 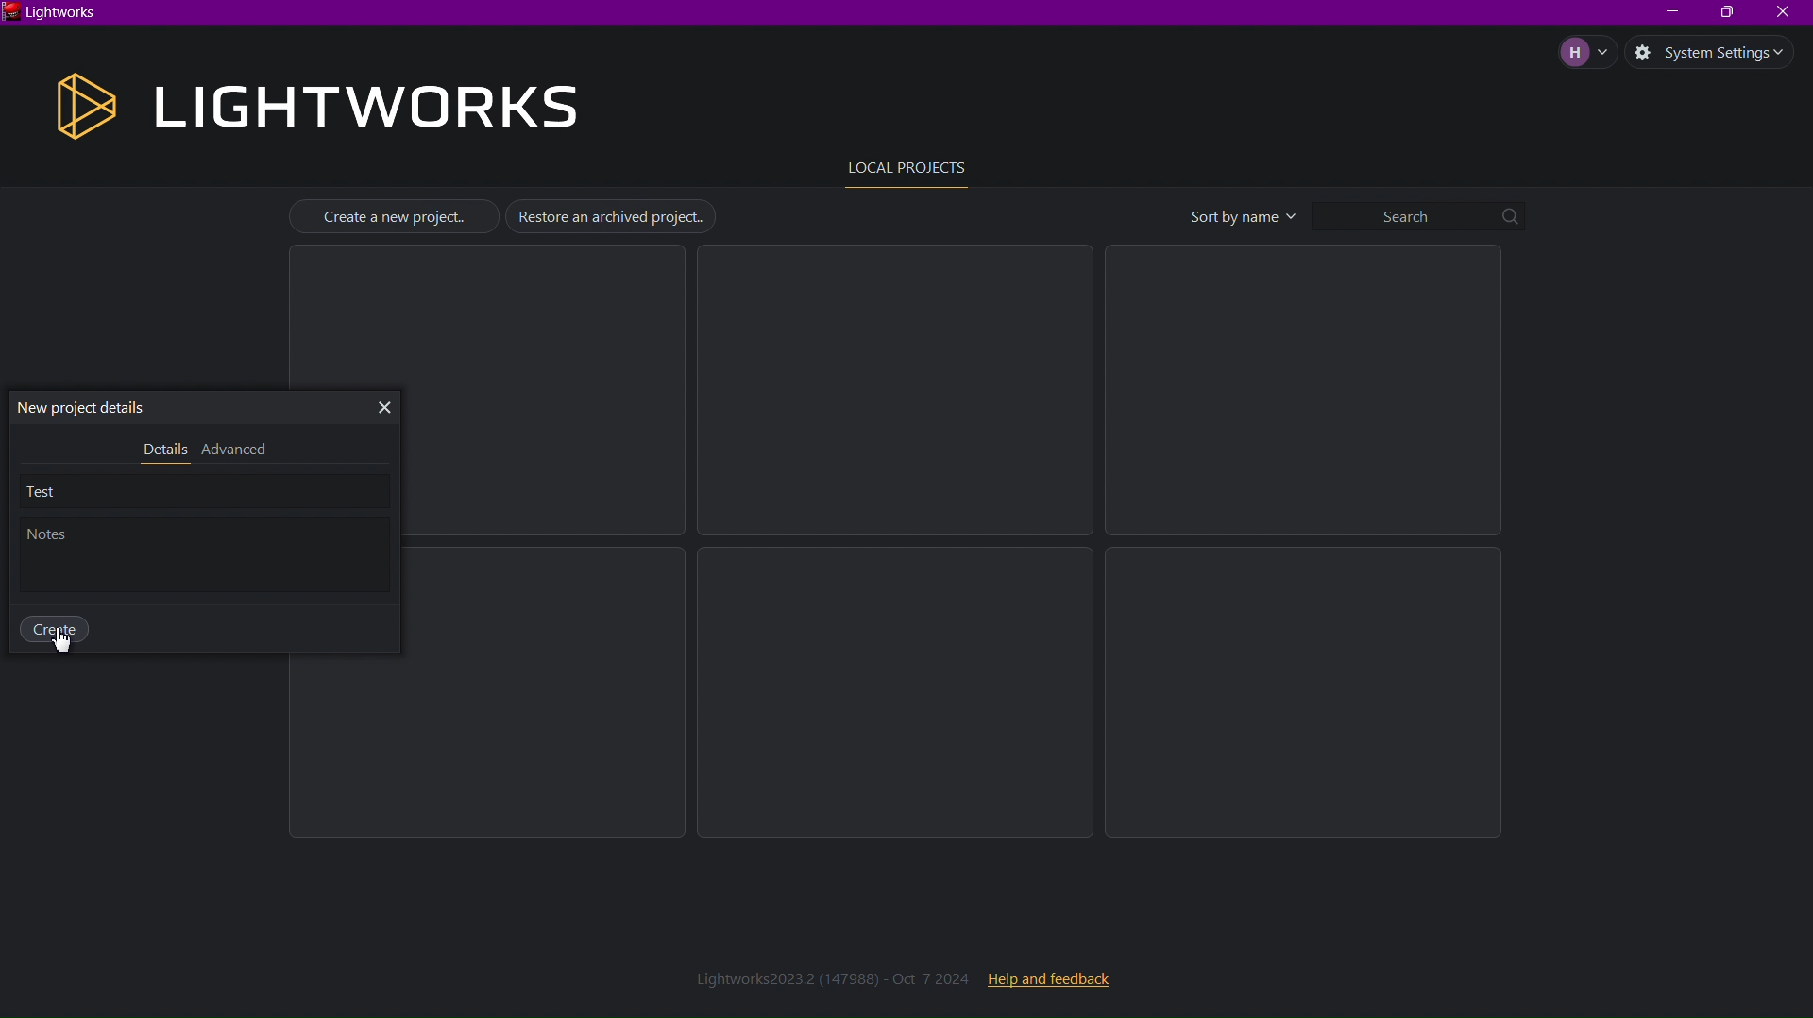 What do you see at coordinates (90, 408) in the screenshot?
I see `New Project Details` at bounding box center [90, 408].